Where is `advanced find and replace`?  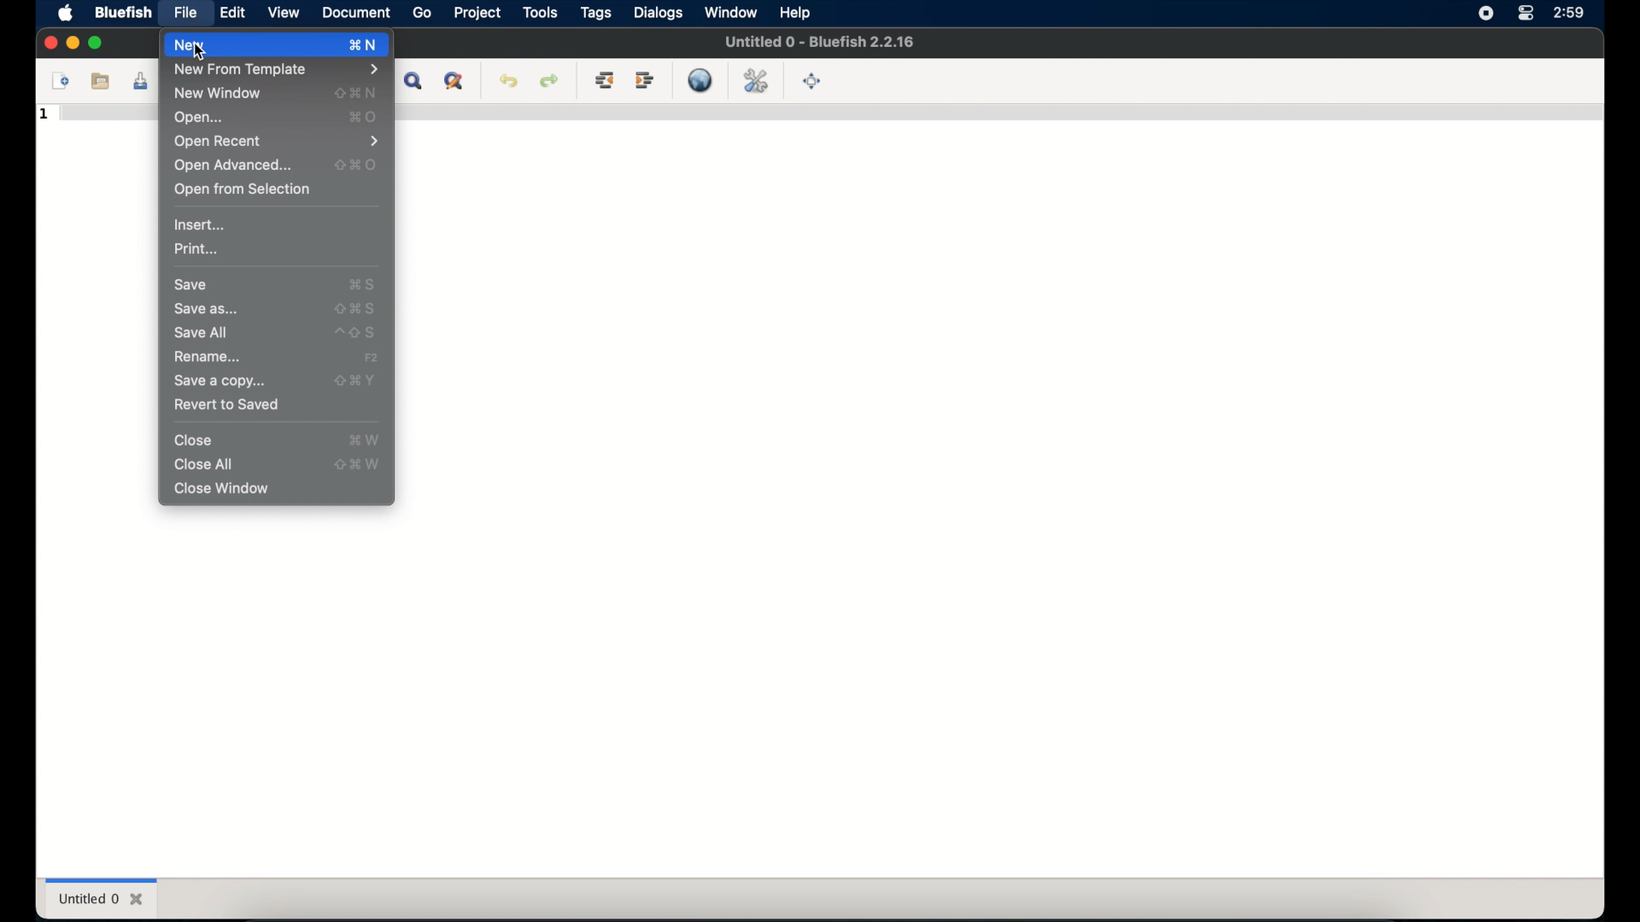
advanced find and replace is located at coordinates (455, 82).